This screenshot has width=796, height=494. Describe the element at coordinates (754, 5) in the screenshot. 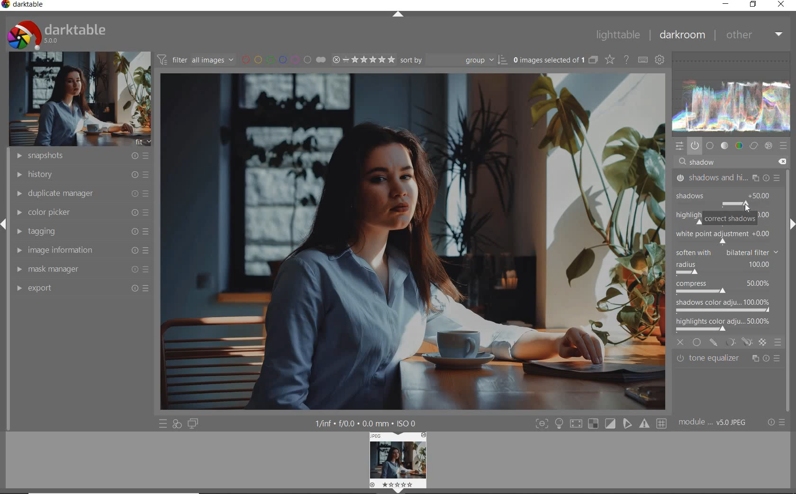

I see `restore` at that location.